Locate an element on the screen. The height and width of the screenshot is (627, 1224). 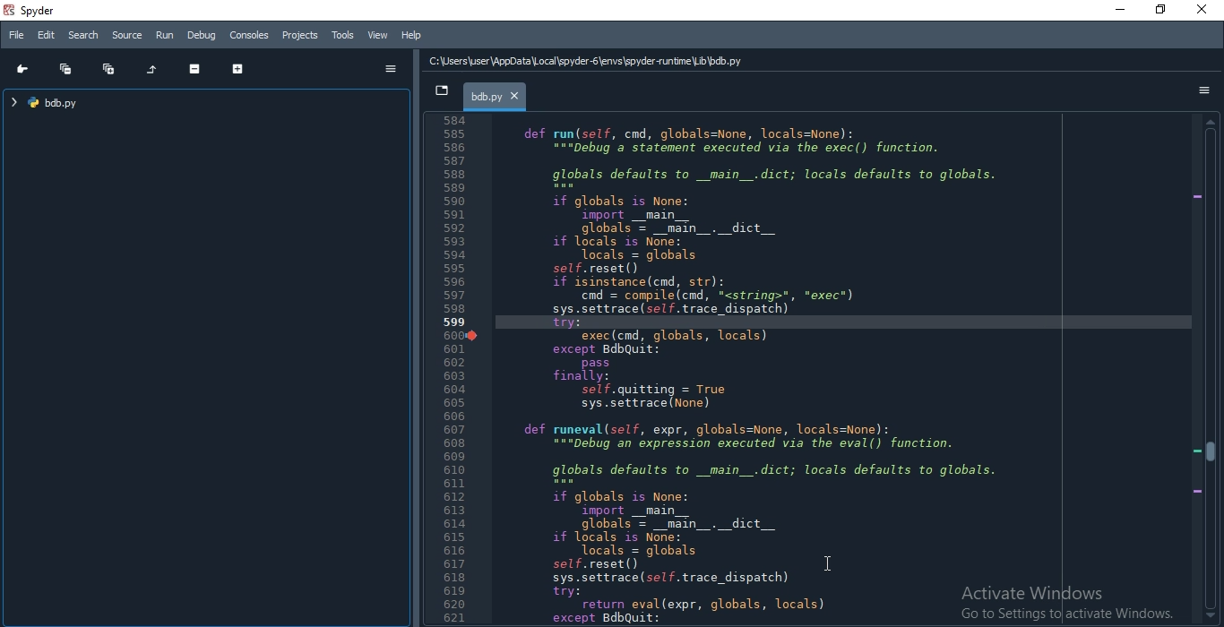
Go to cursor position is located at coordinates (23, 69).